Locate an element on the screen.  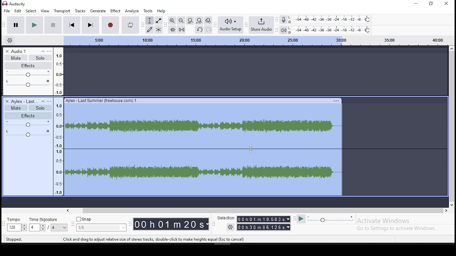
zoom out is located at coordinates (181, 20).